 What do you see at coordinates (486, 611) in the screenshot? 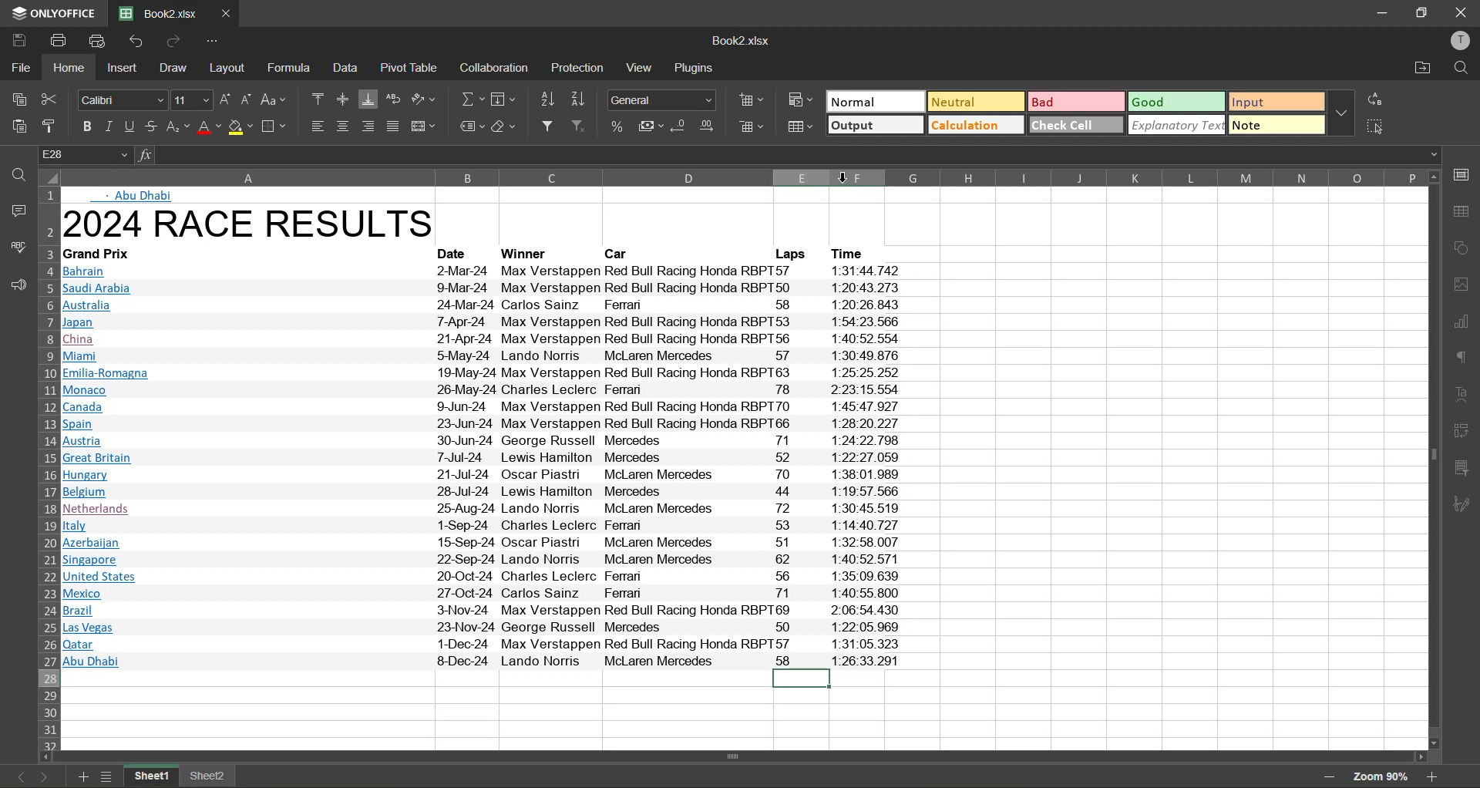
I see `Brazil 3-Nov-24 Max Verstappen Red Bull Racing Honda RBPT69 2:06:54.430` at bounding box center [486, 611].